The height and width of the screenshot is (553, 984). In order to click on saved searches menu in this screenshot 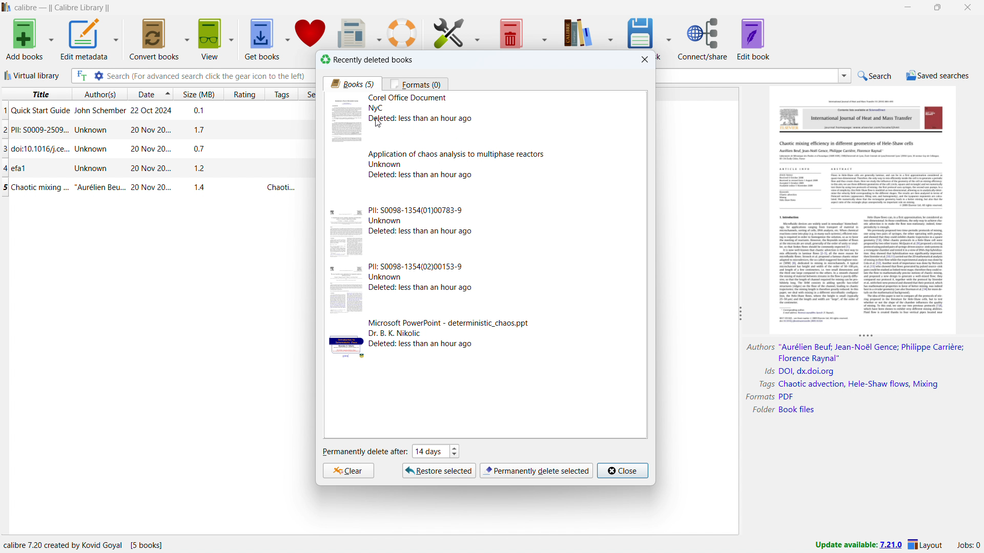, I will do `click(937, 75)`.